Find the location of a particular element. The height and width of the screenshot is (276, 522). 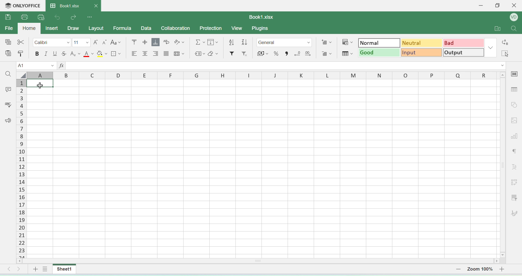

italics is located at coordinates (46, 54).